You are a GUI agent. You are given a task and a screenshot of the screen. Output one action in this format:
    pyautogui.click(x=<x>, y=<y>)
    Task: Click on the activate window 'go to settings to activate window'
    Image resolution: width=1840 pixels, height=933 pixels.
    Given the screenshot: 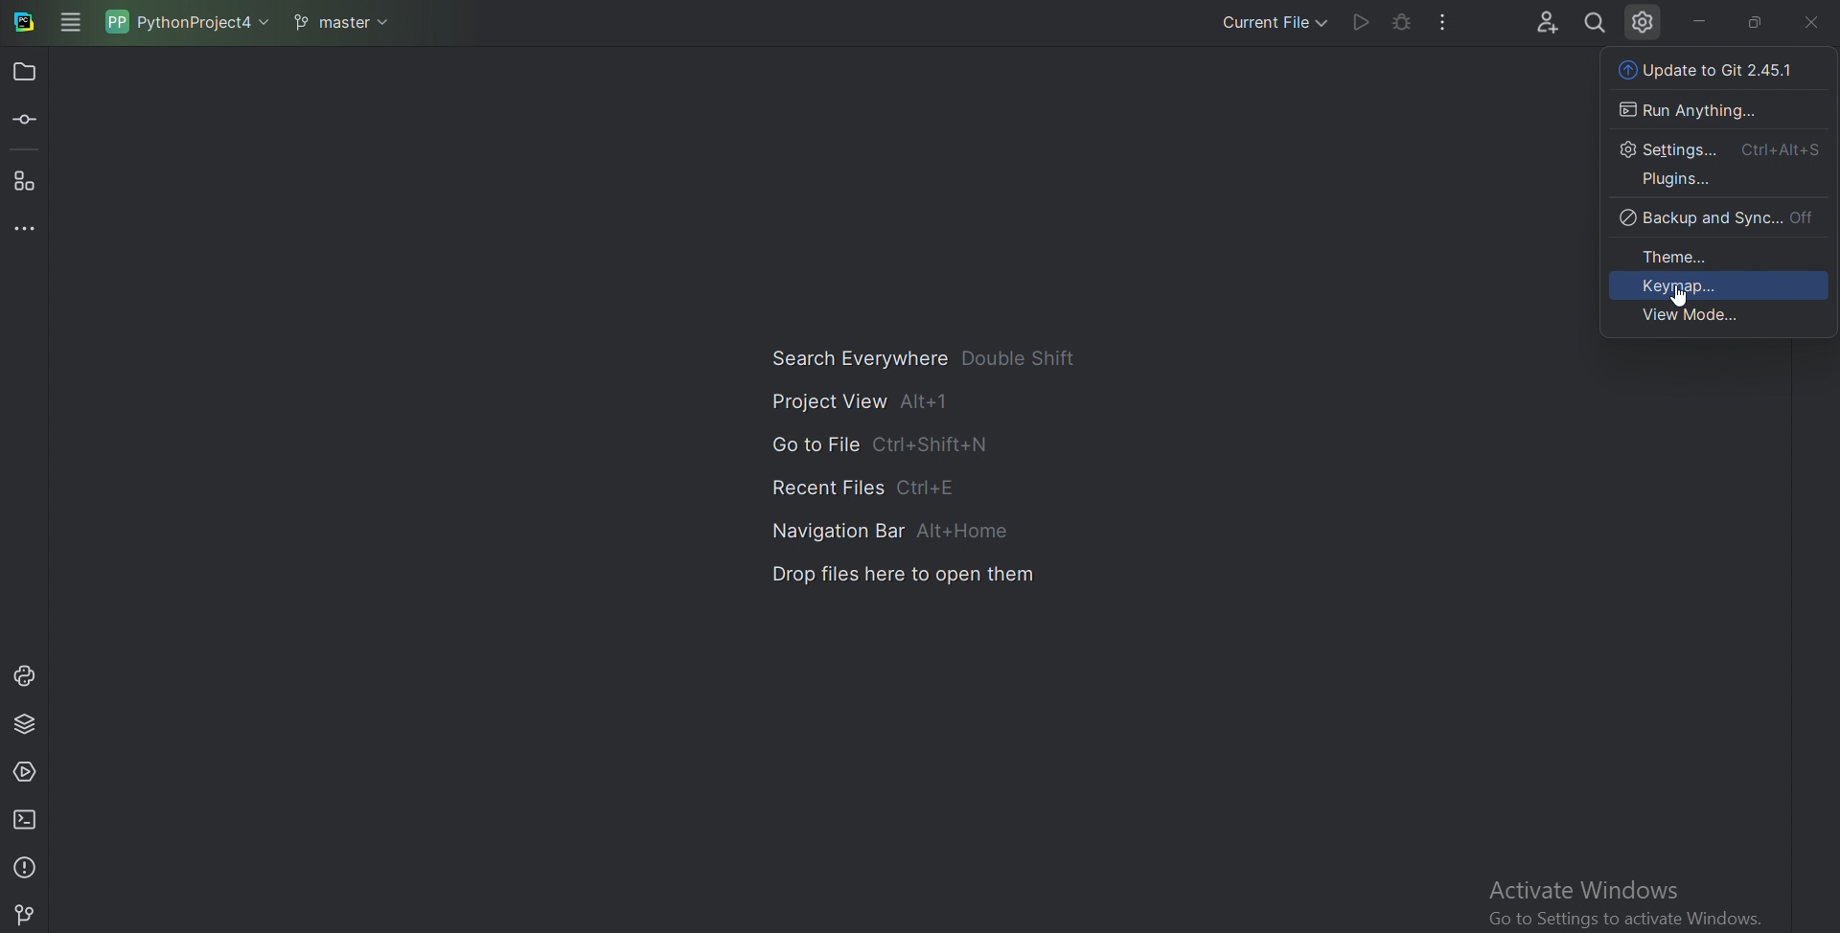 What is the action you would take?
    pyautogui.click(x=1624, y=905)
    